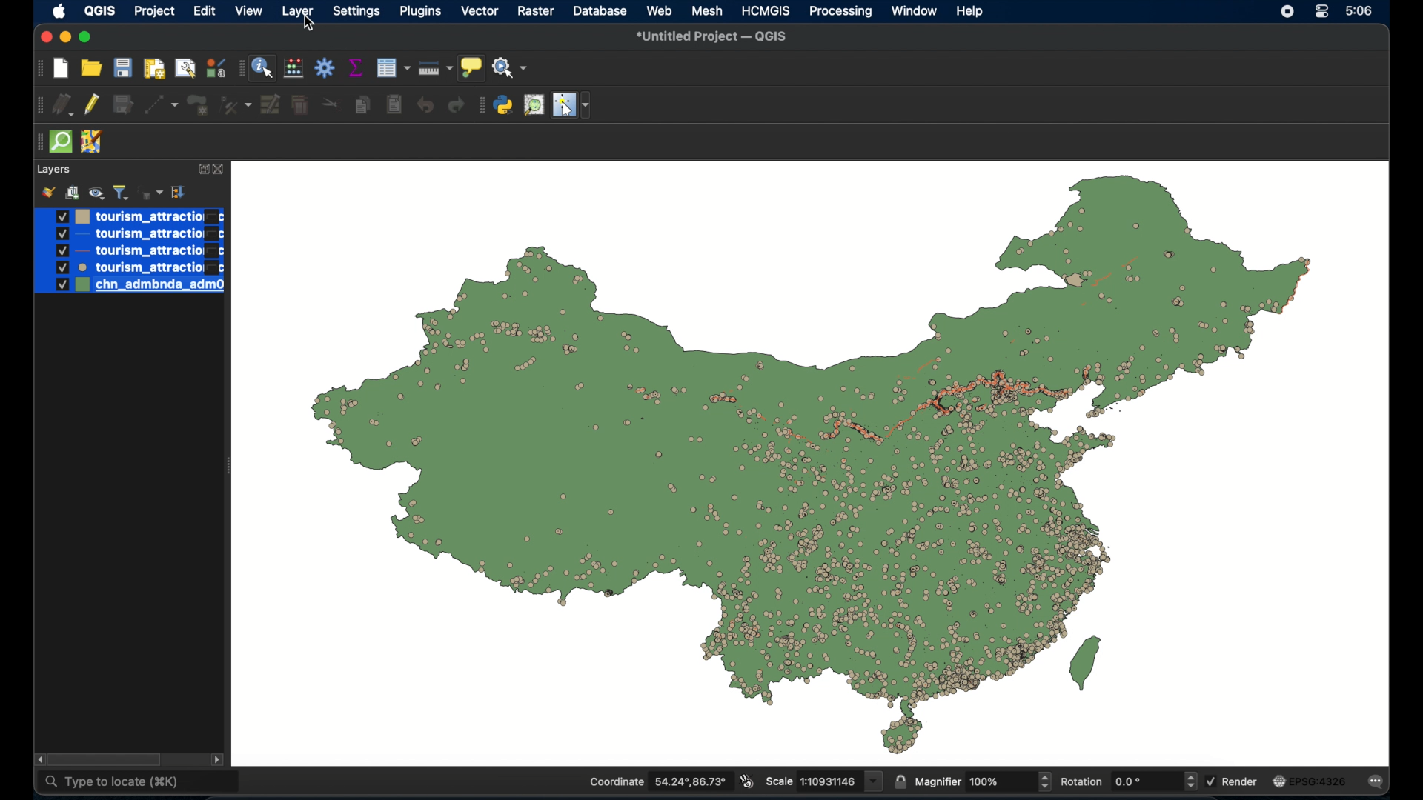  Describe the element at coordinates (200, 105) in the screenshot. I see `add polygon feature` at that location.